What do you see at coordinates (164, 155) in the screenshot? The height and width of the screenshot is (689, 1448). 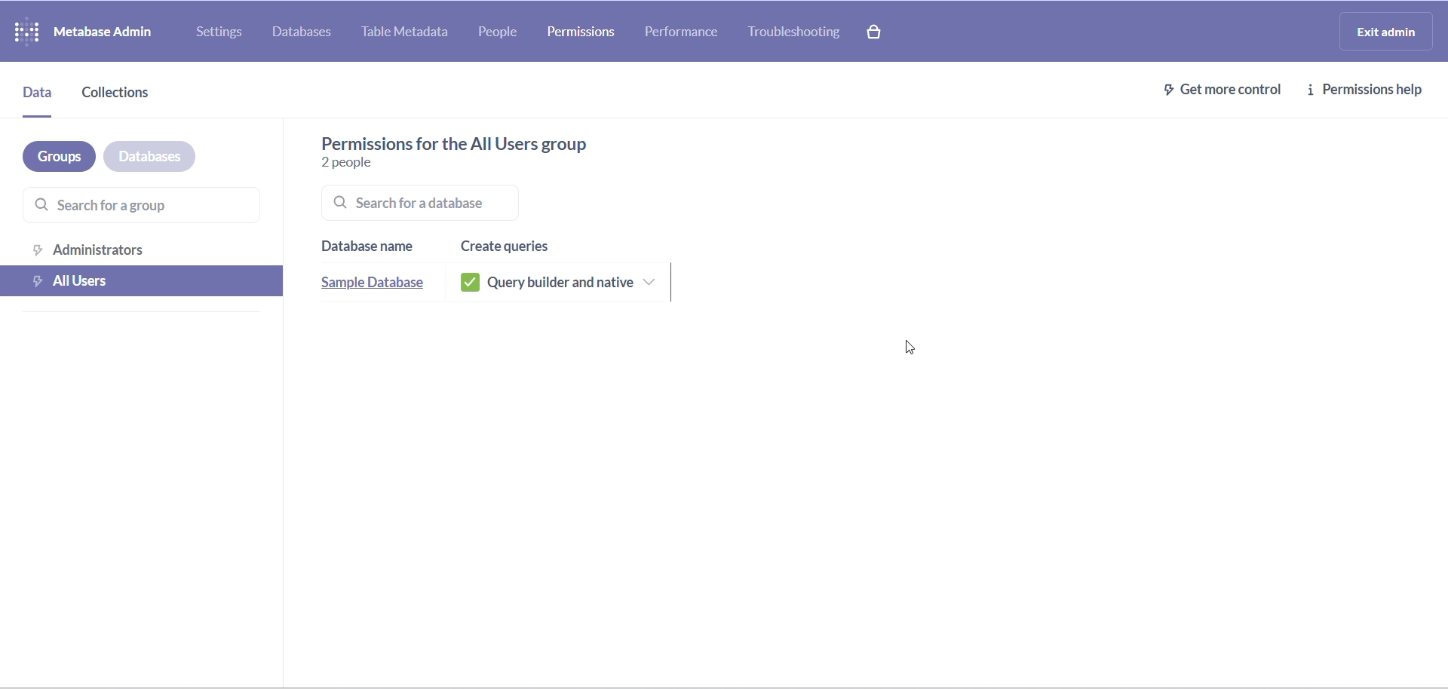 I see `databases` at bounding box center [164, 155].